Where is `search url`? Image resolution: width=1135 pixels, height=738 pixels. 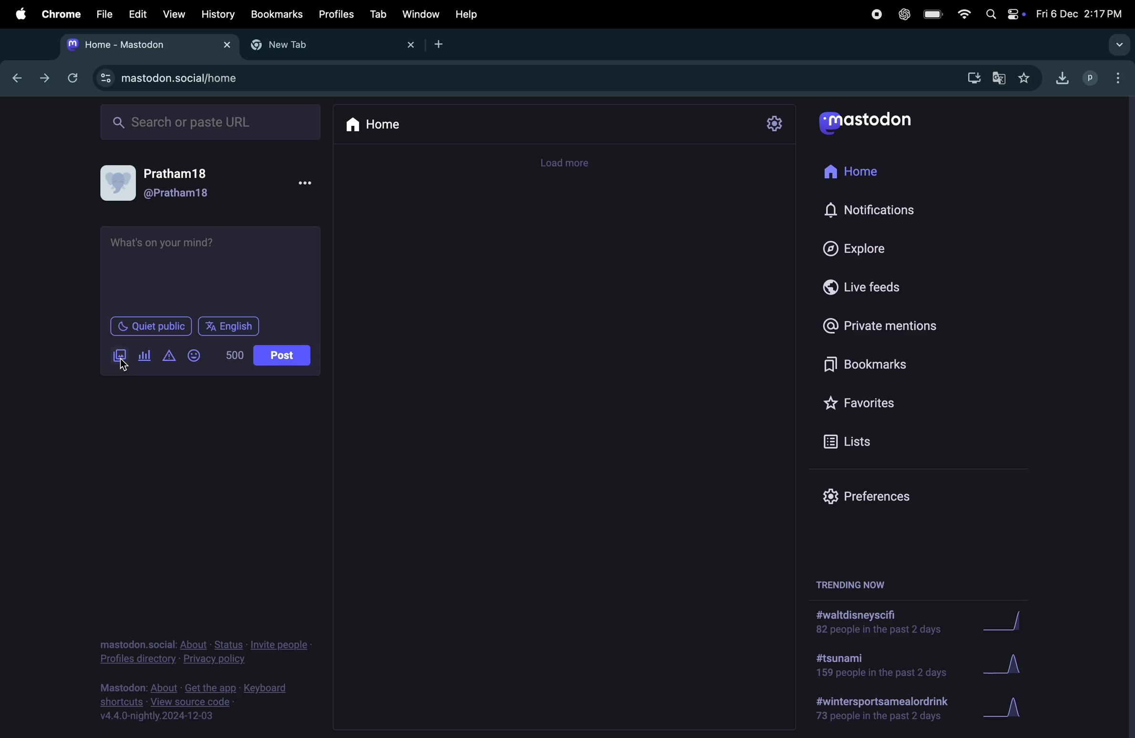 search url is located at coordinates (212, 121).